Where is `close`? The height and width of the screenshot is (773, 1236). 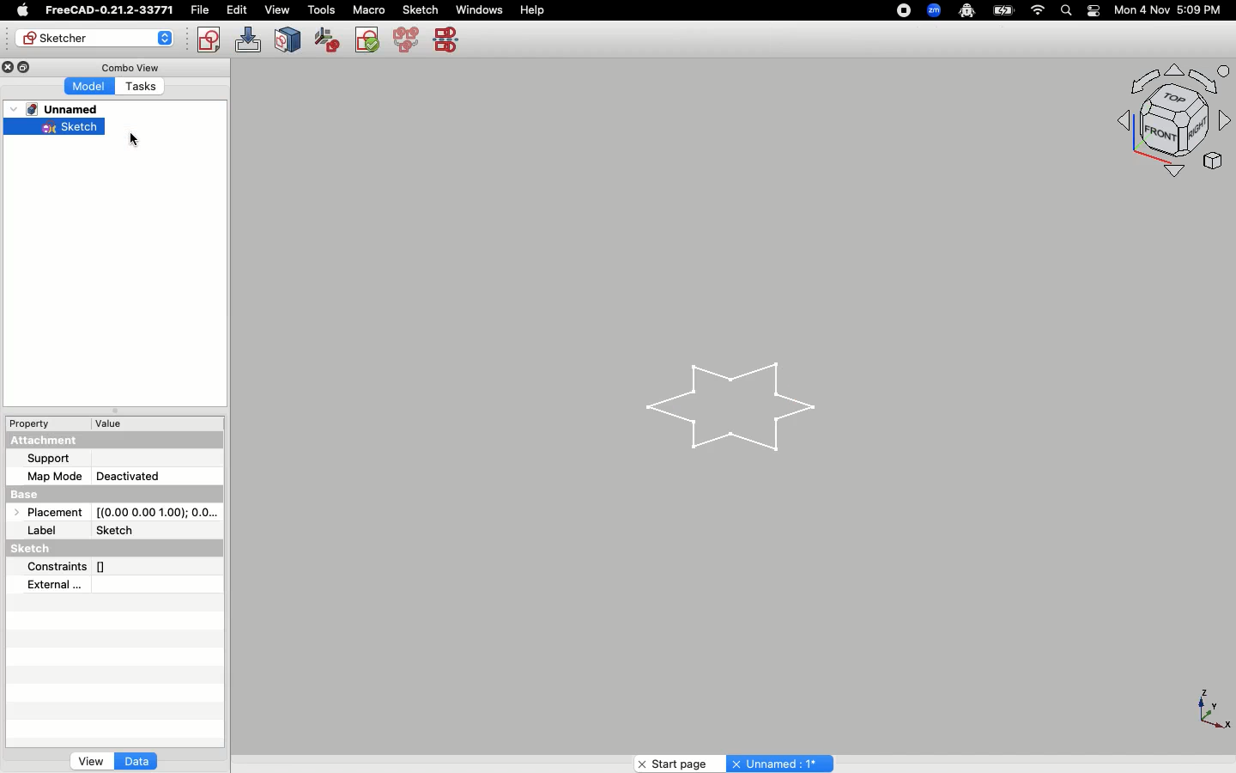
close is located at coordinates (9, 65).